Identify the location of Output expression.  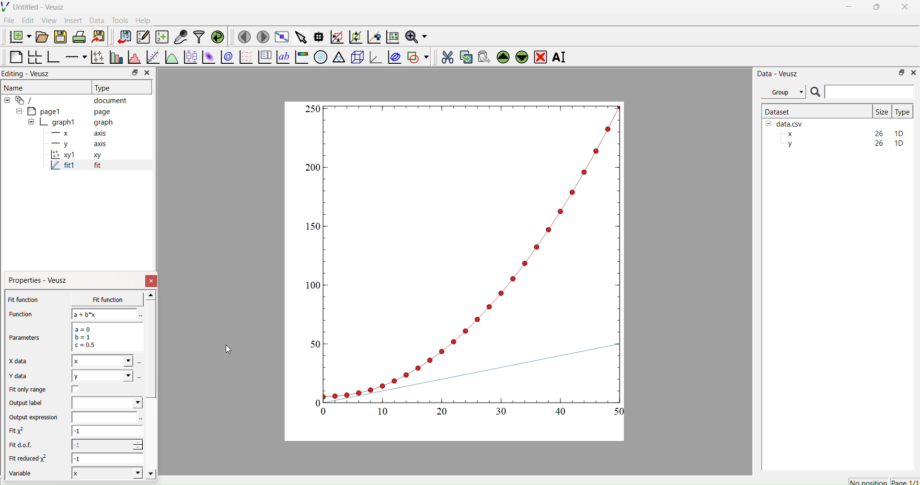
(36, 417).